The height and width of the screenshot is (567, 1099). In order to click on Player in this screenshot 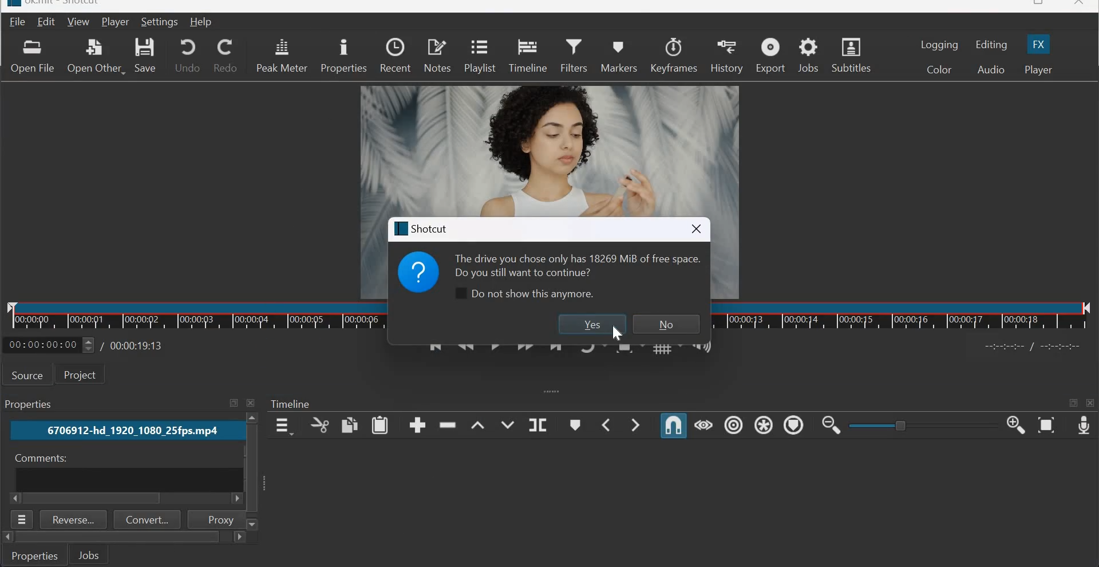, I will do `click(115, 22)`.